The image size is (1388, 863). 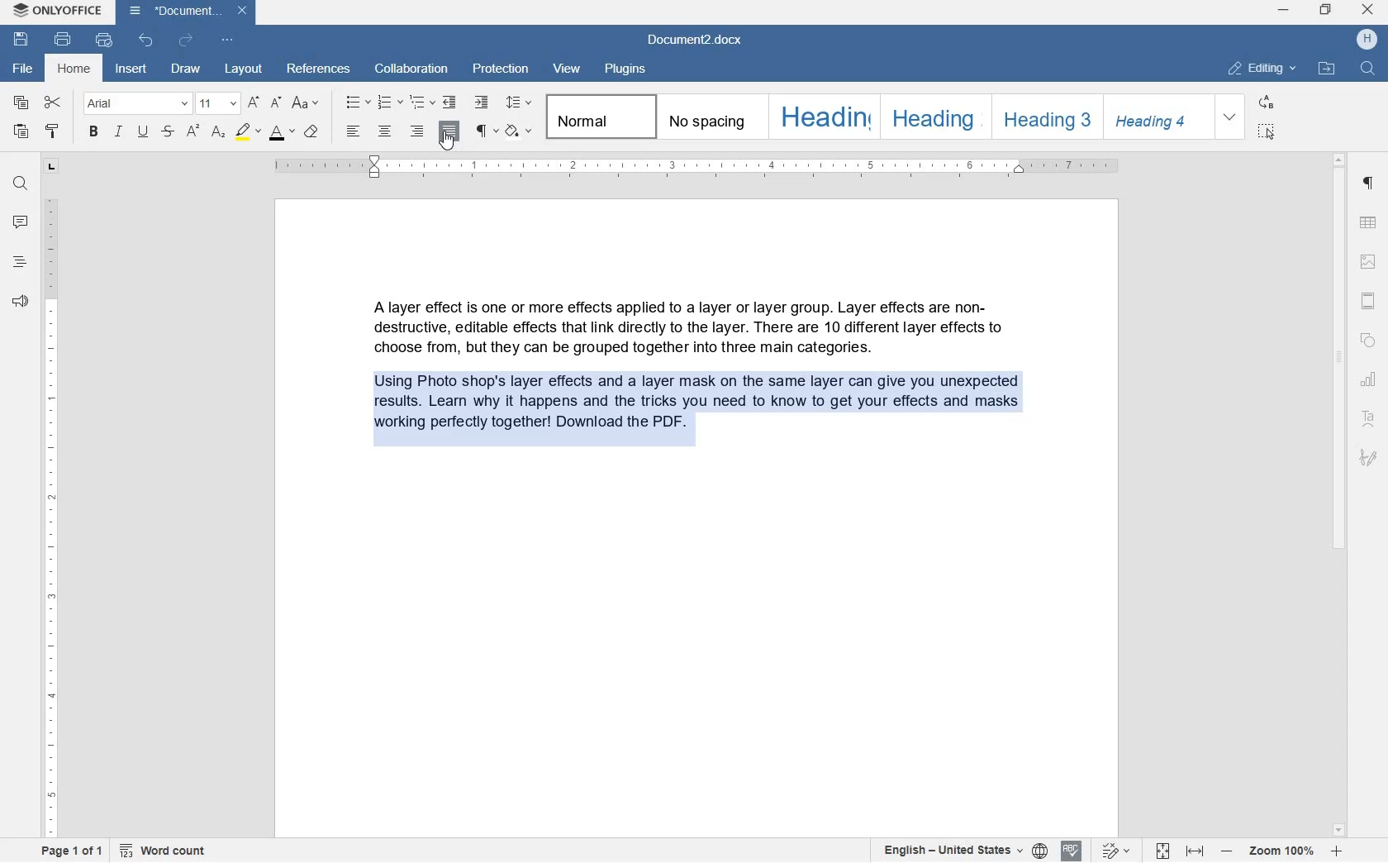 I want to click on WORD COUNT, so click(x=164, y=851).